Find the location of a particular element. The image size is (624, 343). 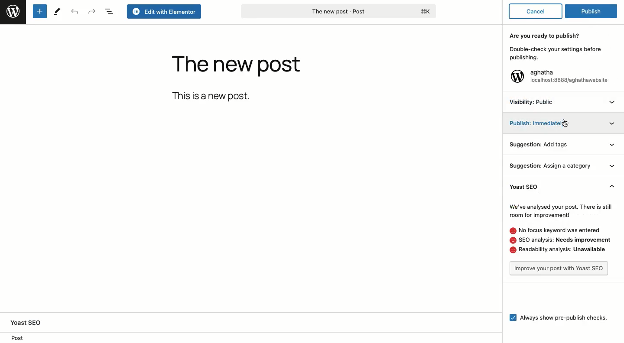

Are you ready to publish? is located at coordinates (545, 36).